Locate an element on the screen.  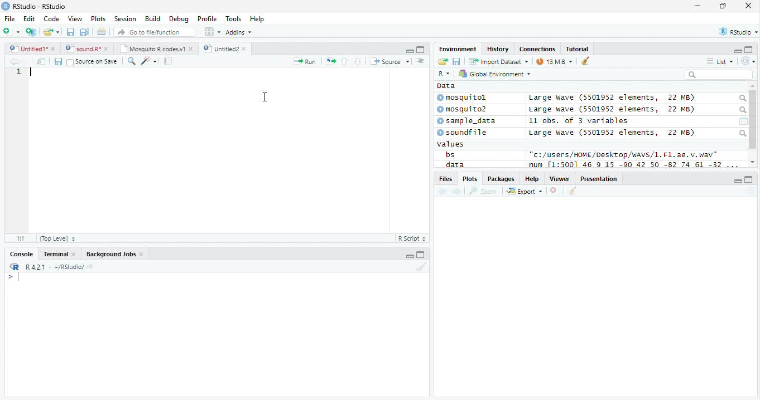
Refresh is located at coordinates (750, 192).